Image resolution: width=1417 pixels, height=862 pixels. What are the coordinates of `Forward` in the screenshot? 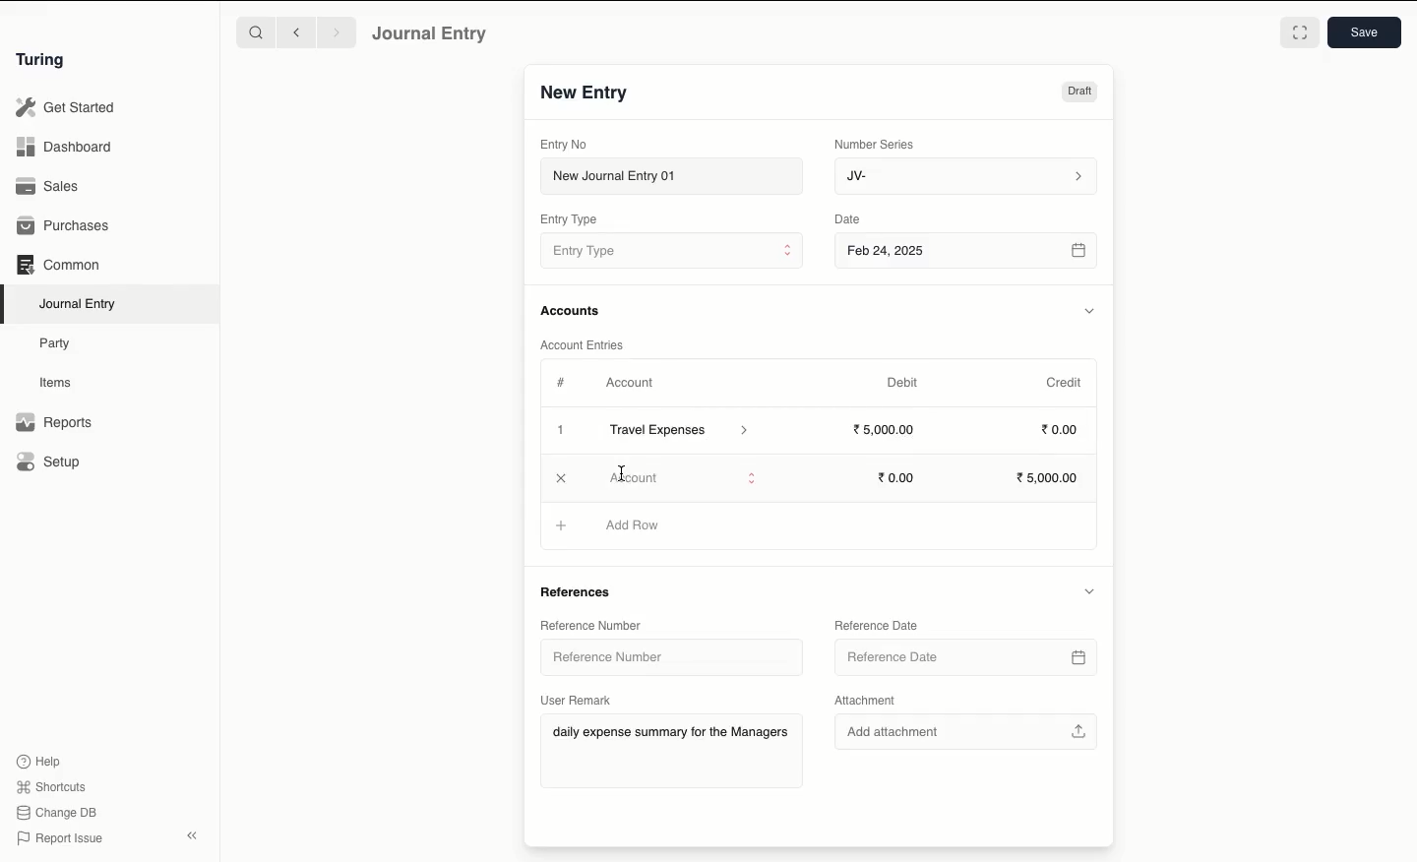 It's located at (338, 31).